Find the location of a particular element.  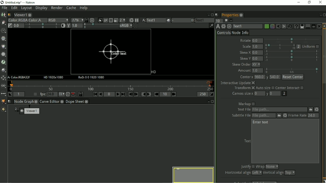

title is located at coordinates (21, 2).